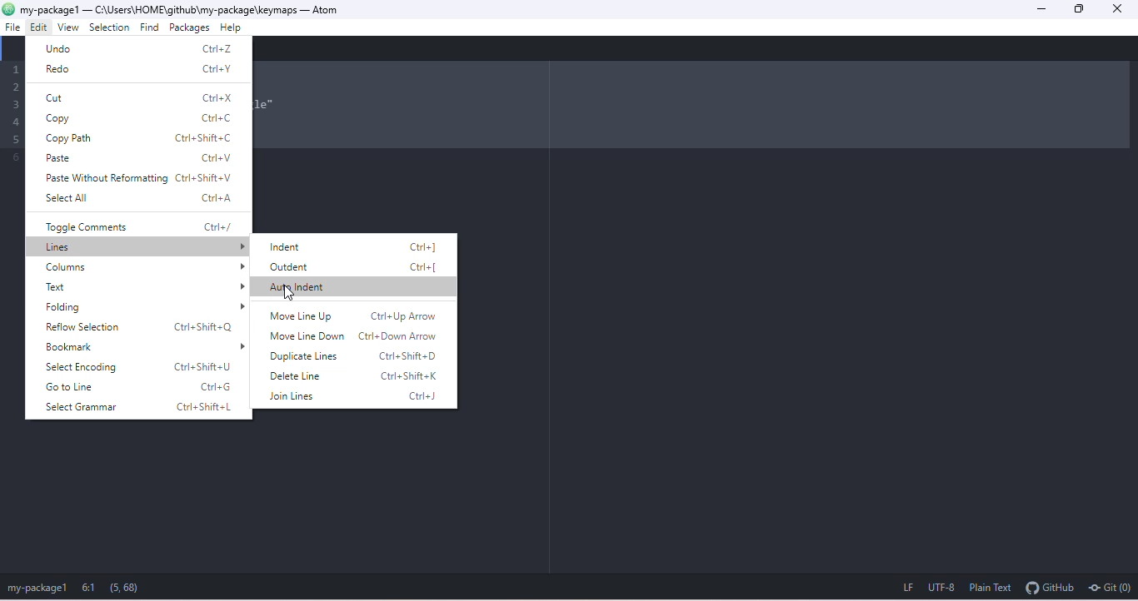  I want to click on select option, so click(353, 289).